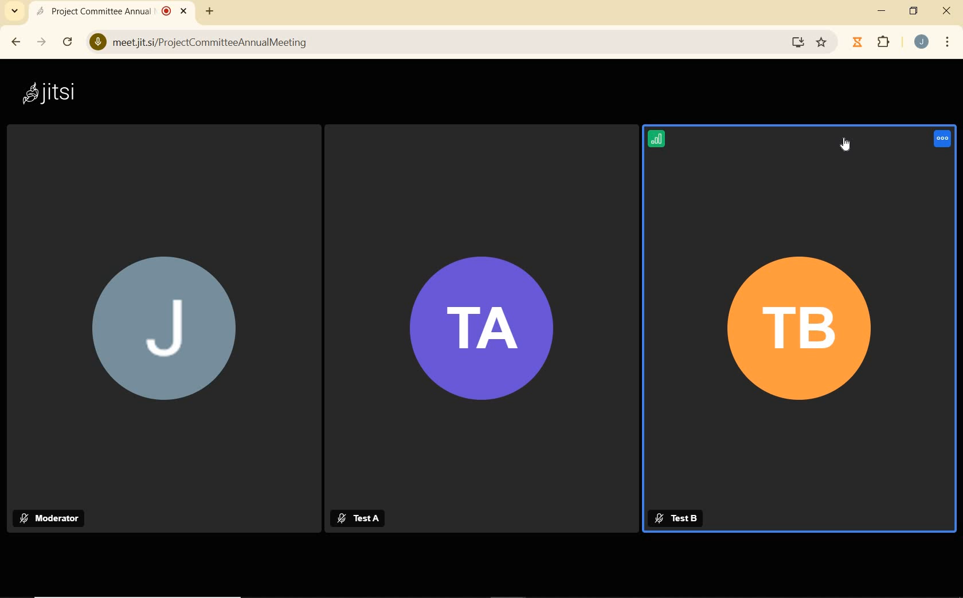  I want to click on TB, so click(794, 328).